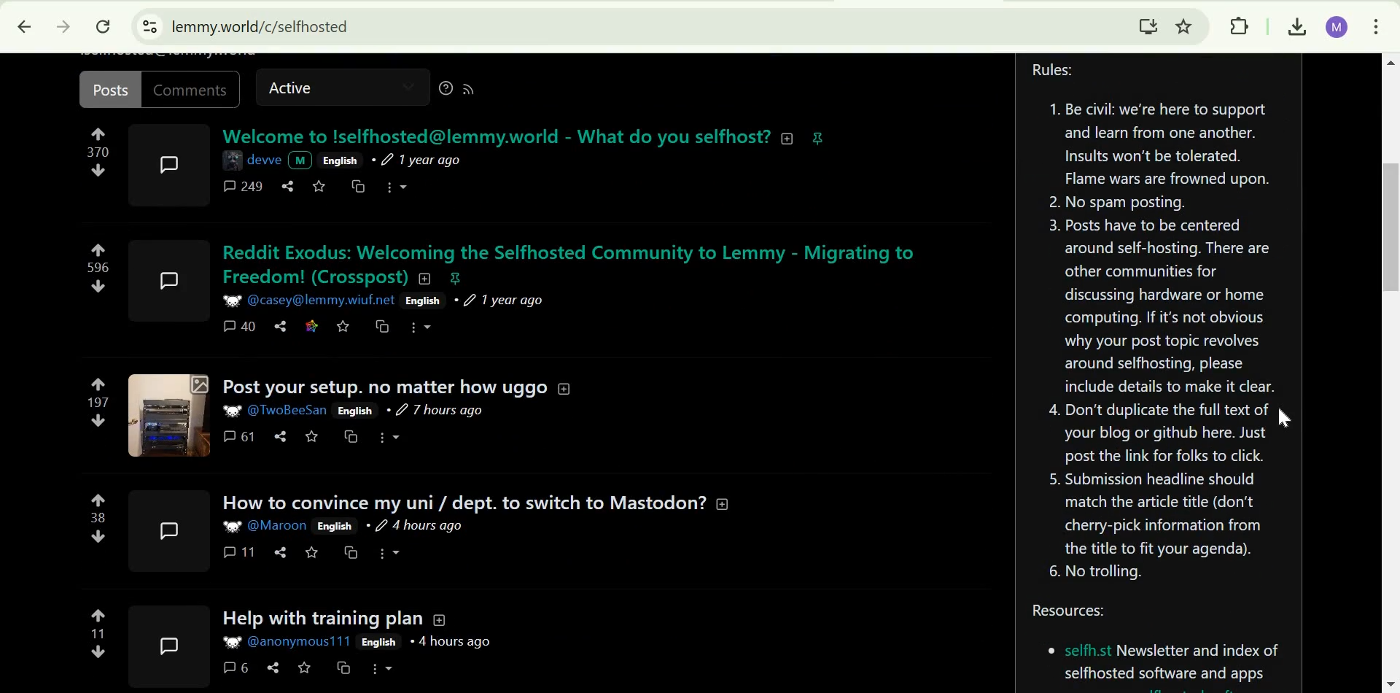 This screenshot has width=1400, height=693. Describe the element at coordinates (494, 136) in the screenshot. I see `welcome text` at that location.